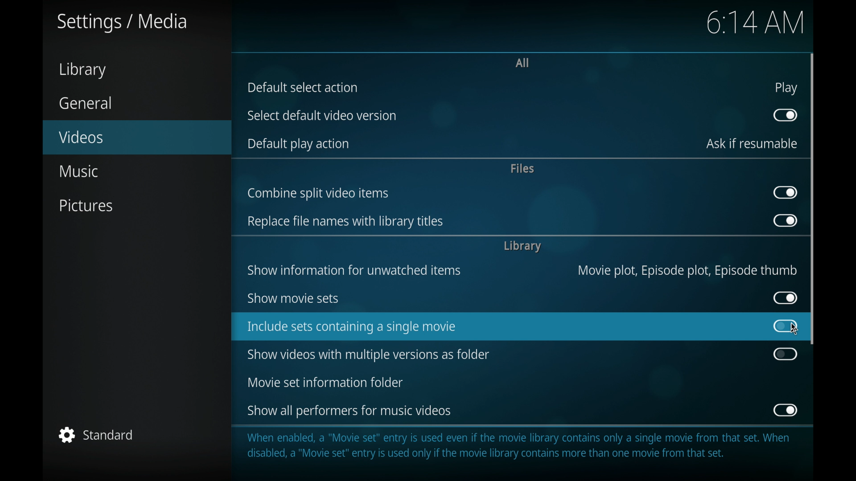  Describe the element at coordinates (785, 326) in the screenshot. I see `toggle button` at that location.